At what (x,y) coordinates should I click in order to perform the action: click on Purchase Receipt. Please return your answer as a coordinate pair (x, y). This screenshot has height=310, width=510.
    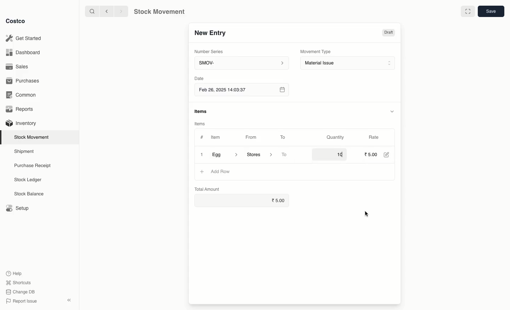
    Looking at the image, I should click on (34, 165).